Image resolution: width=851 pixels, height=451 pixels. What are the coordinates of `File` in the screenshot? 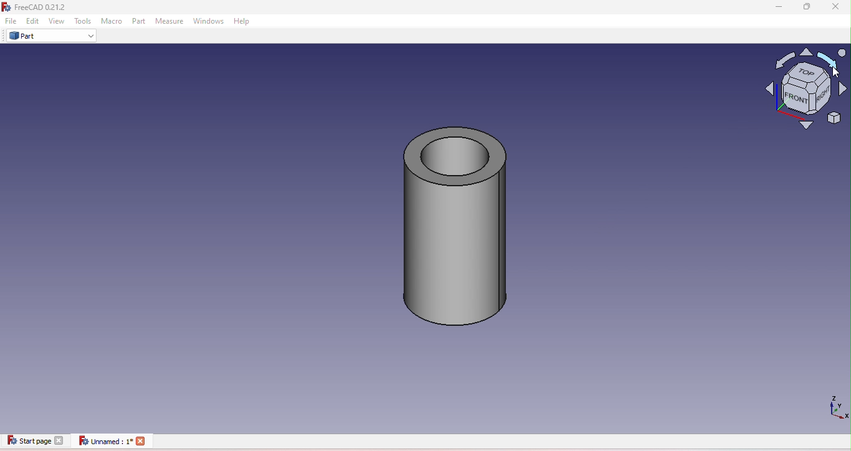 It's located at (11, 21).